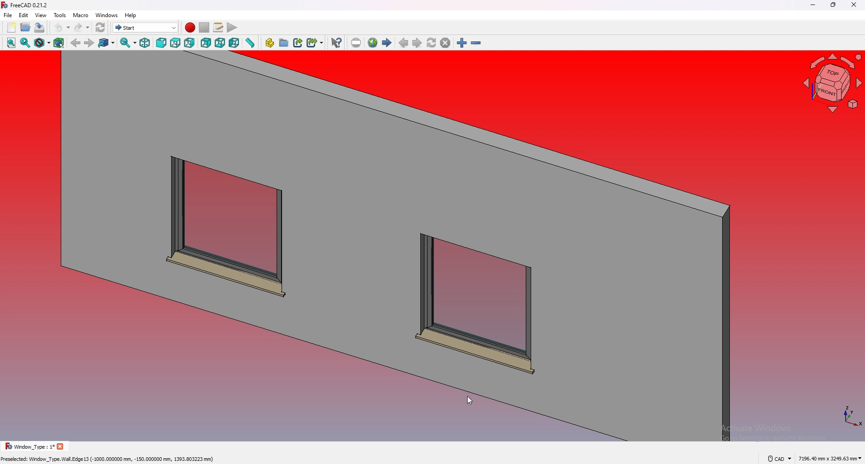 This screenshot has width=865, height=464. I want to click on new background color, so click(373, 248).